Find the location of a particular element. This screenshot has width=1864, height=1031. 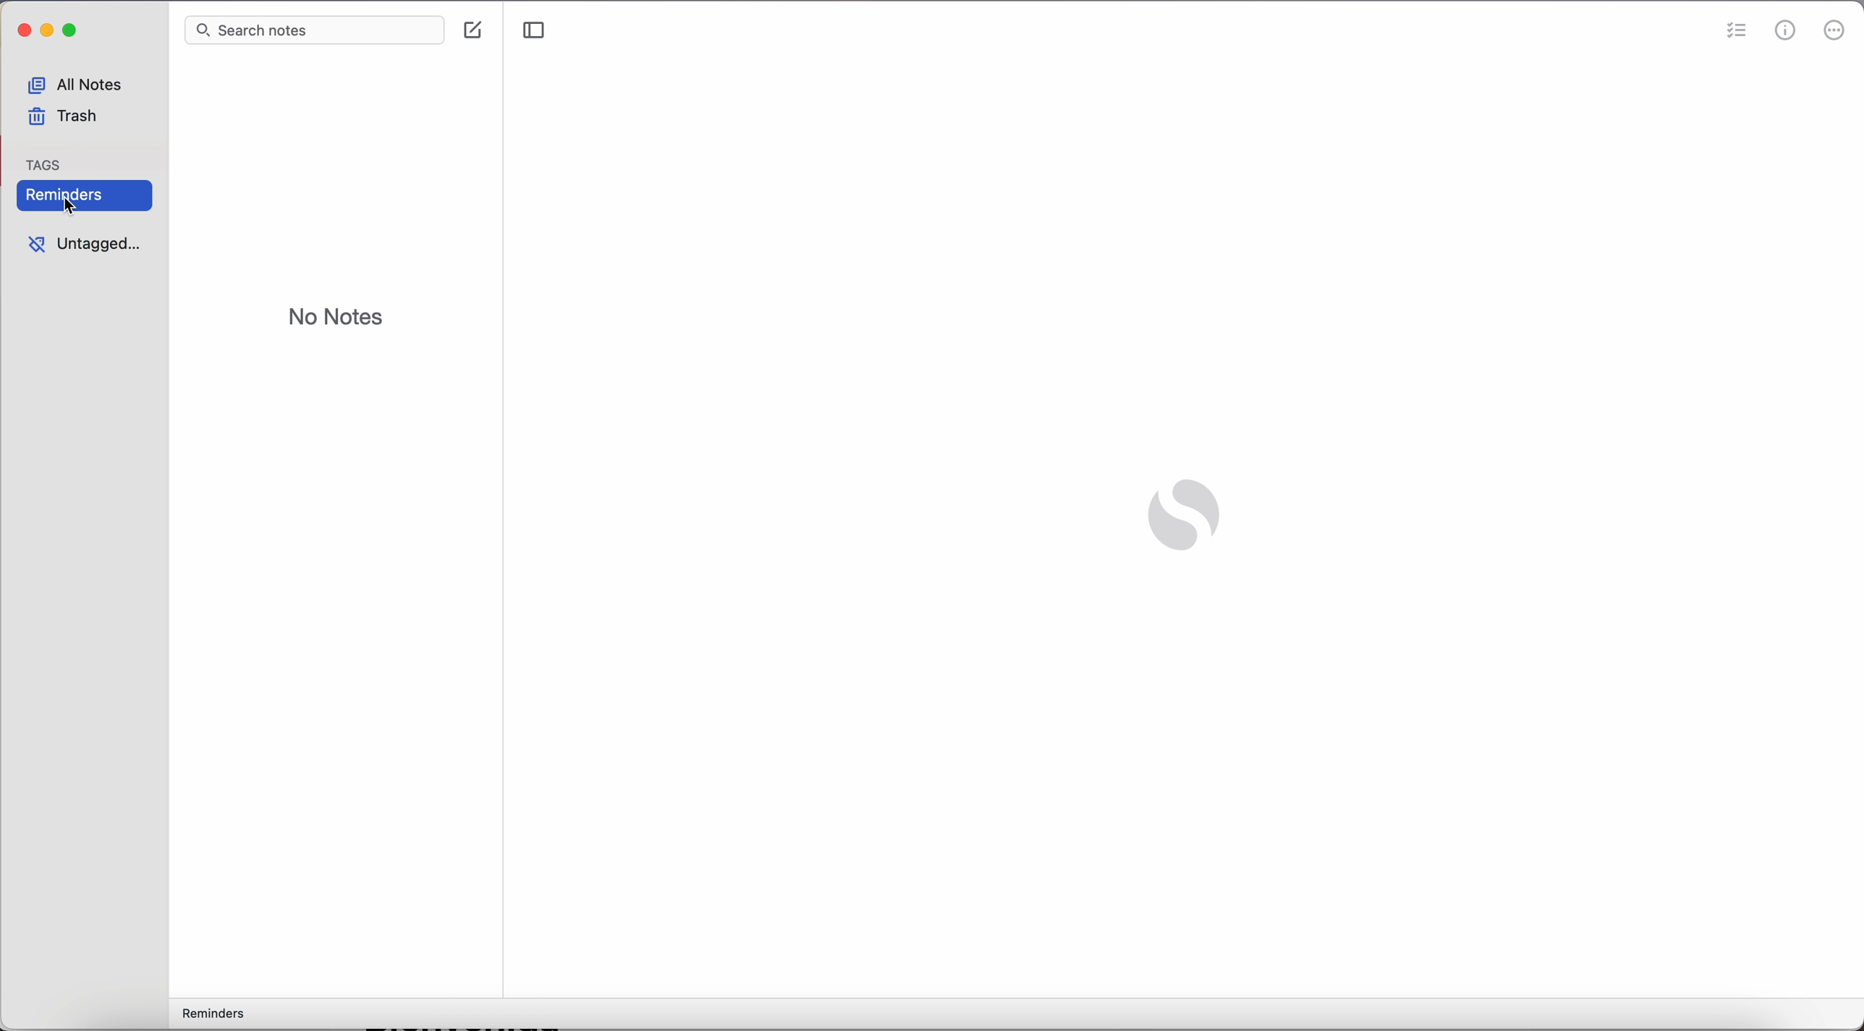

minimize Simplenote is located at coordinates (48, 33).